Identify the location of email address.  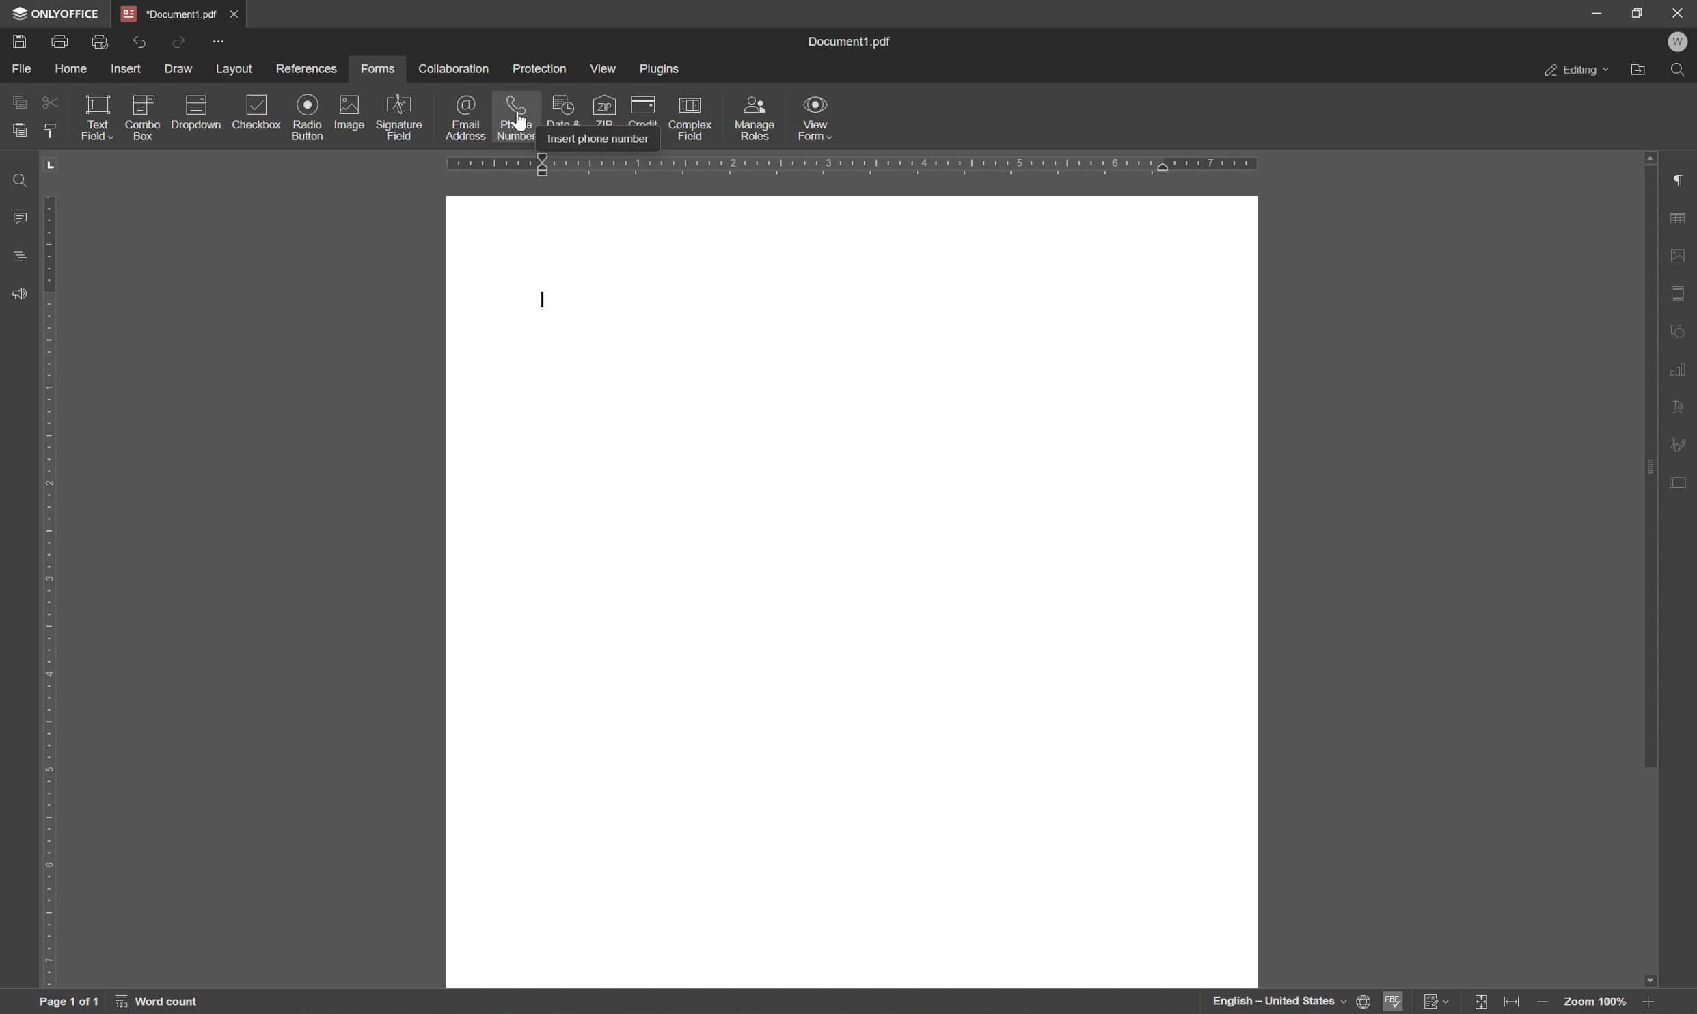
(465, 120).